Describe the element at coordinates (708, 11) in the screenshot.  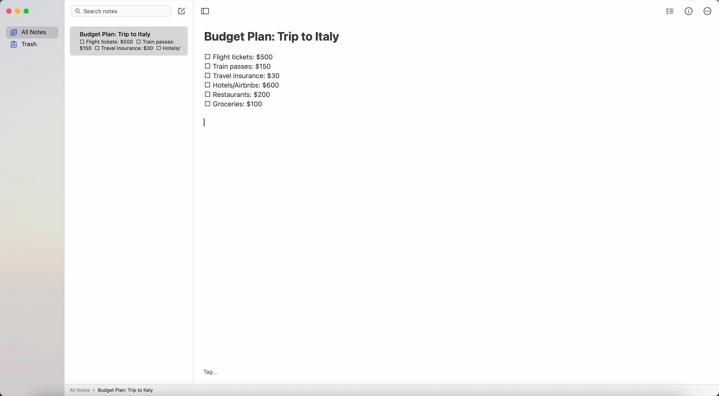
I see `more options` at that location.